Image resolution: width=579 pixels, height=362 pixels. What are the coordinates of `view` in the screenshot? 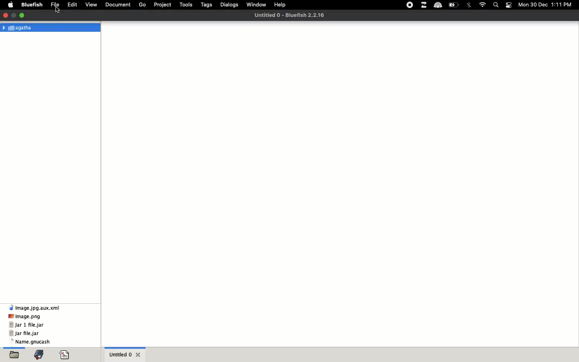 It's located at (92, 4).